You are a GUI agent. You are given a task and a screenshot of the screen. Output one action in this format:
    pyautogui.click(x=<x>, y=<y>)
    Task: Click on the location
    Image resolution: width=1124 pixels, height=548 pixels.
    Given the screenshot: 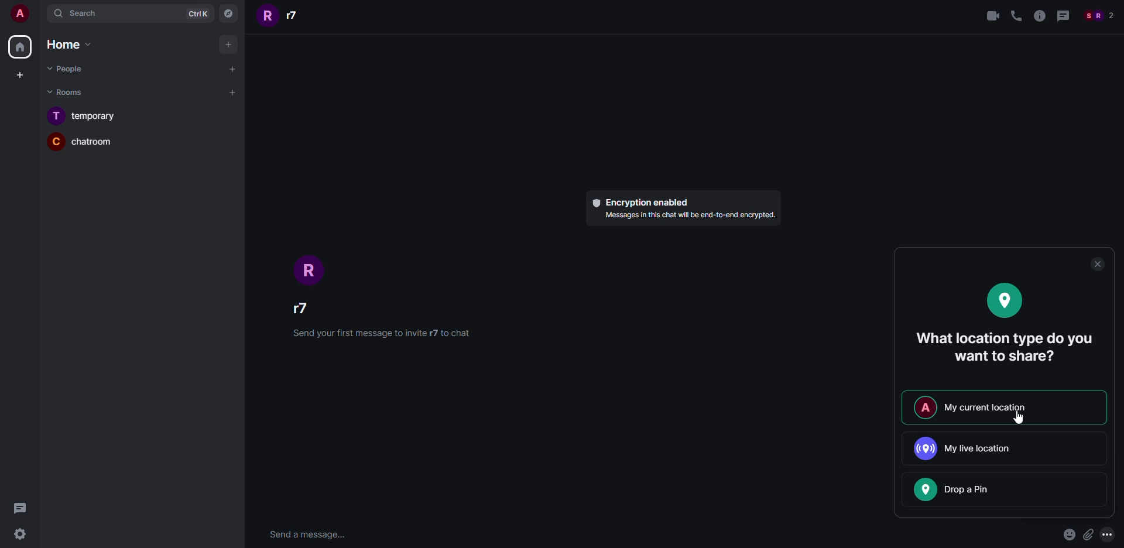 What is the action you would take?
    pyautogui.click(x=997, y=300)
    